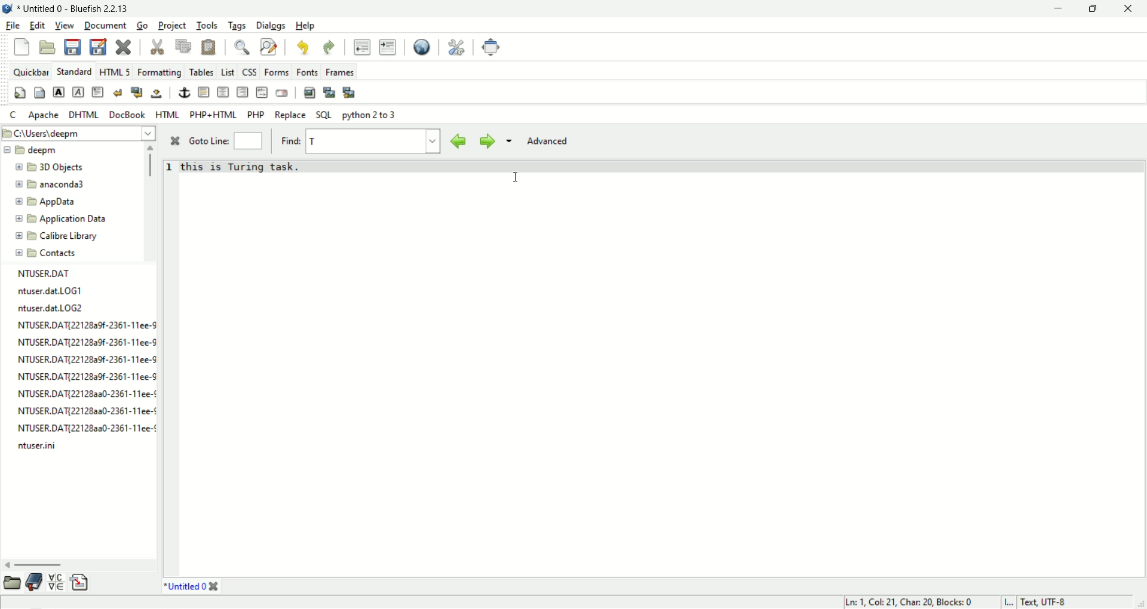 Image resolution: width=1147 pixels, height=609 pixels. Describe the element at coordinates (208, 48) in the screenshot. I see `paste` at that location.